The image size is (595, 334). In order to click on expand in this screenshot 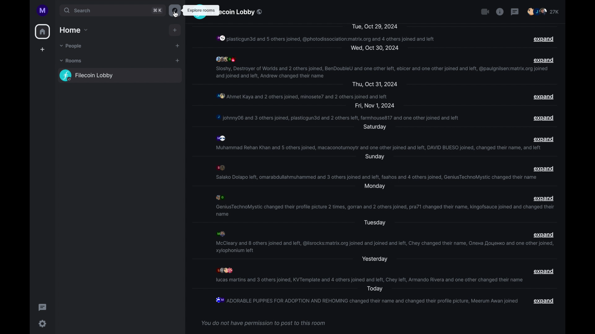, I will do `click(544, 60)`.